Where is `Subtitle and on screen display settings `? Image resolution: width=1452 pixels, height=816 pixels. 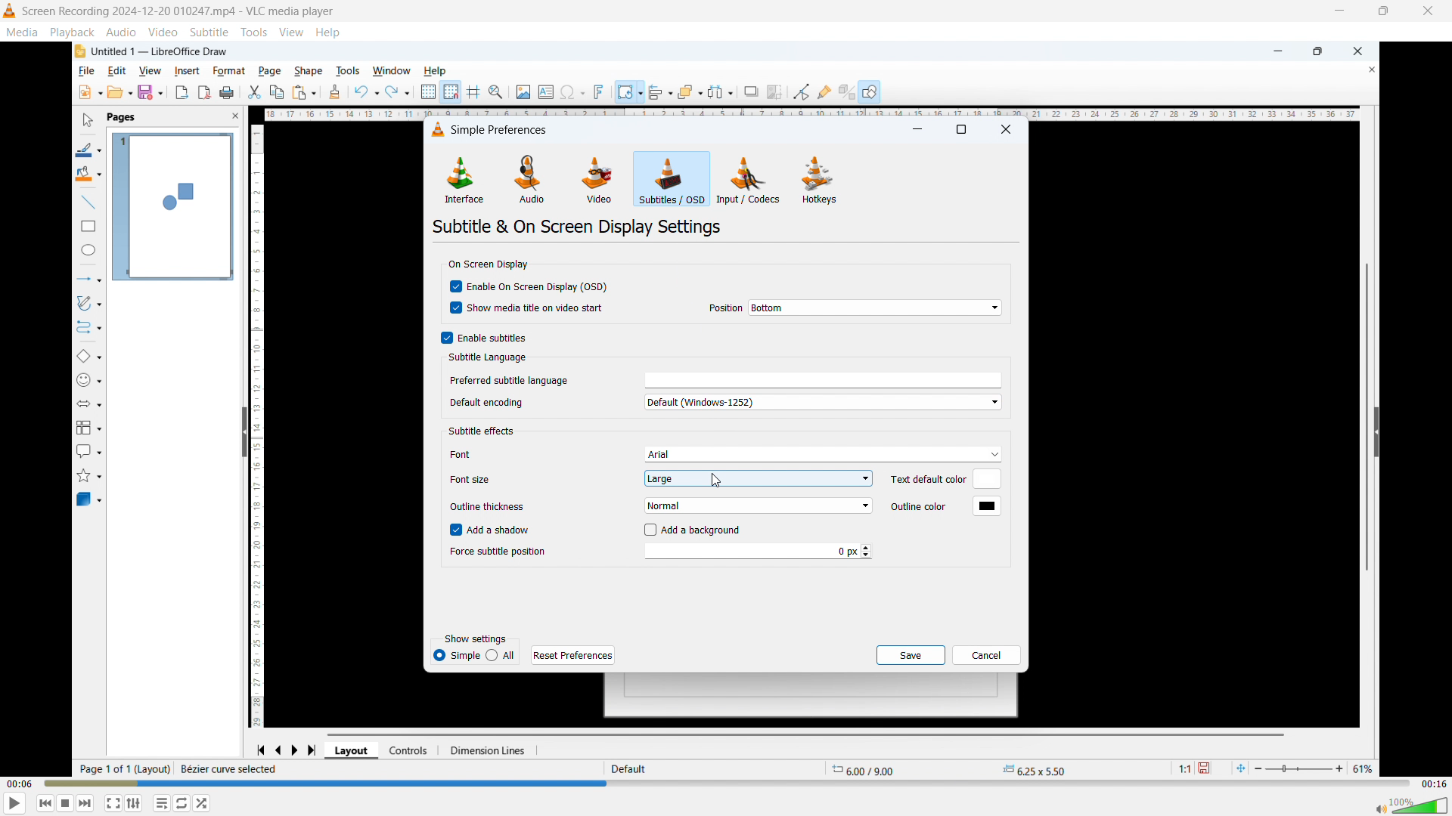 Subtitle and on screen display settings  is located at coordinates (577, 227).